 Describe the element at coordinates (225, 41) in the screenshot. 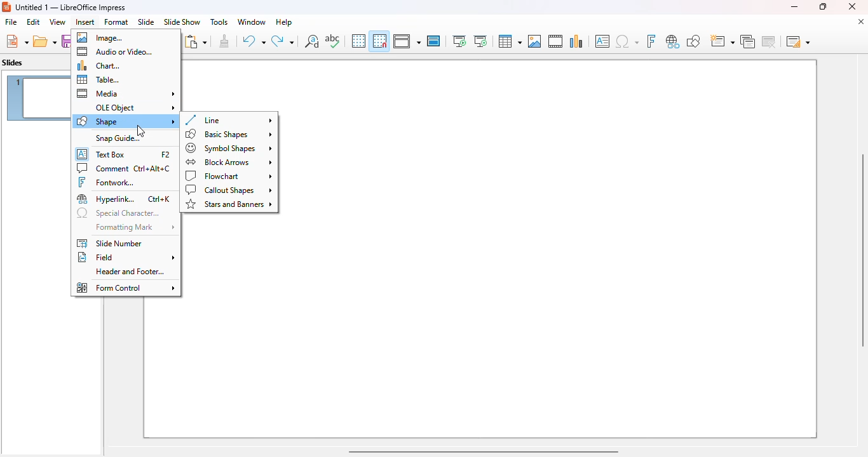

I see `clone formatting` at that location.